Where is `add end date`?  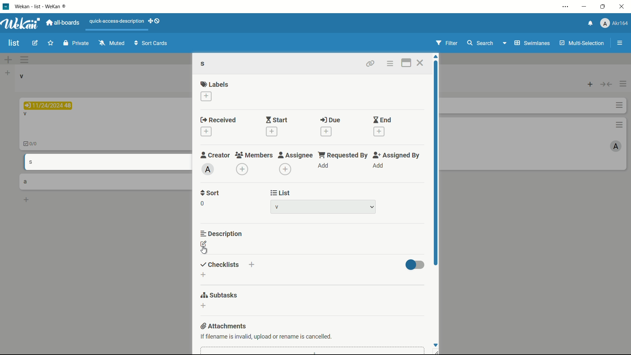
add end date is located at coordinates (380, 132).